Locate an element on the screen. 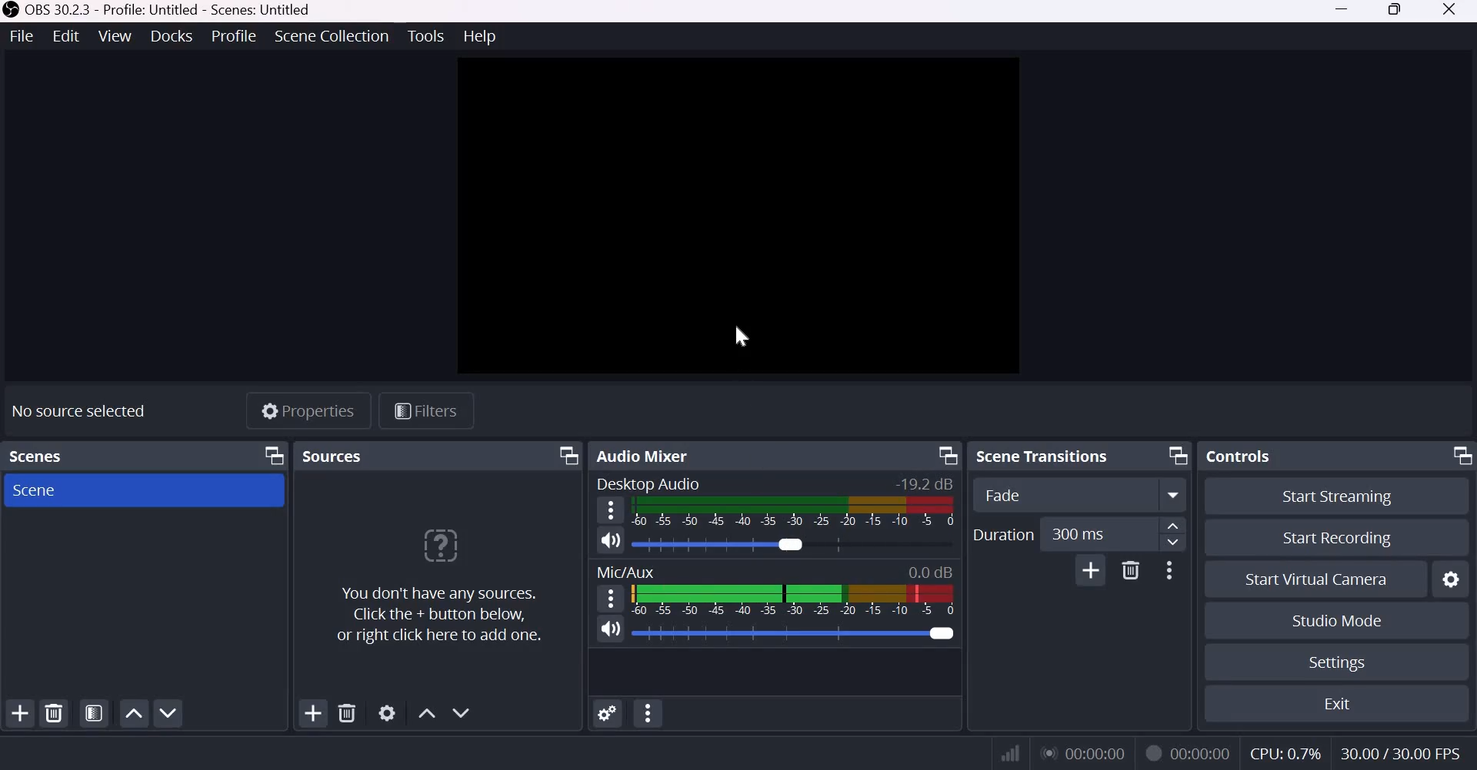 The height and width of the screenshot is (770, 1477). Connection Status Indicator is located at coordinates (1012, 752).